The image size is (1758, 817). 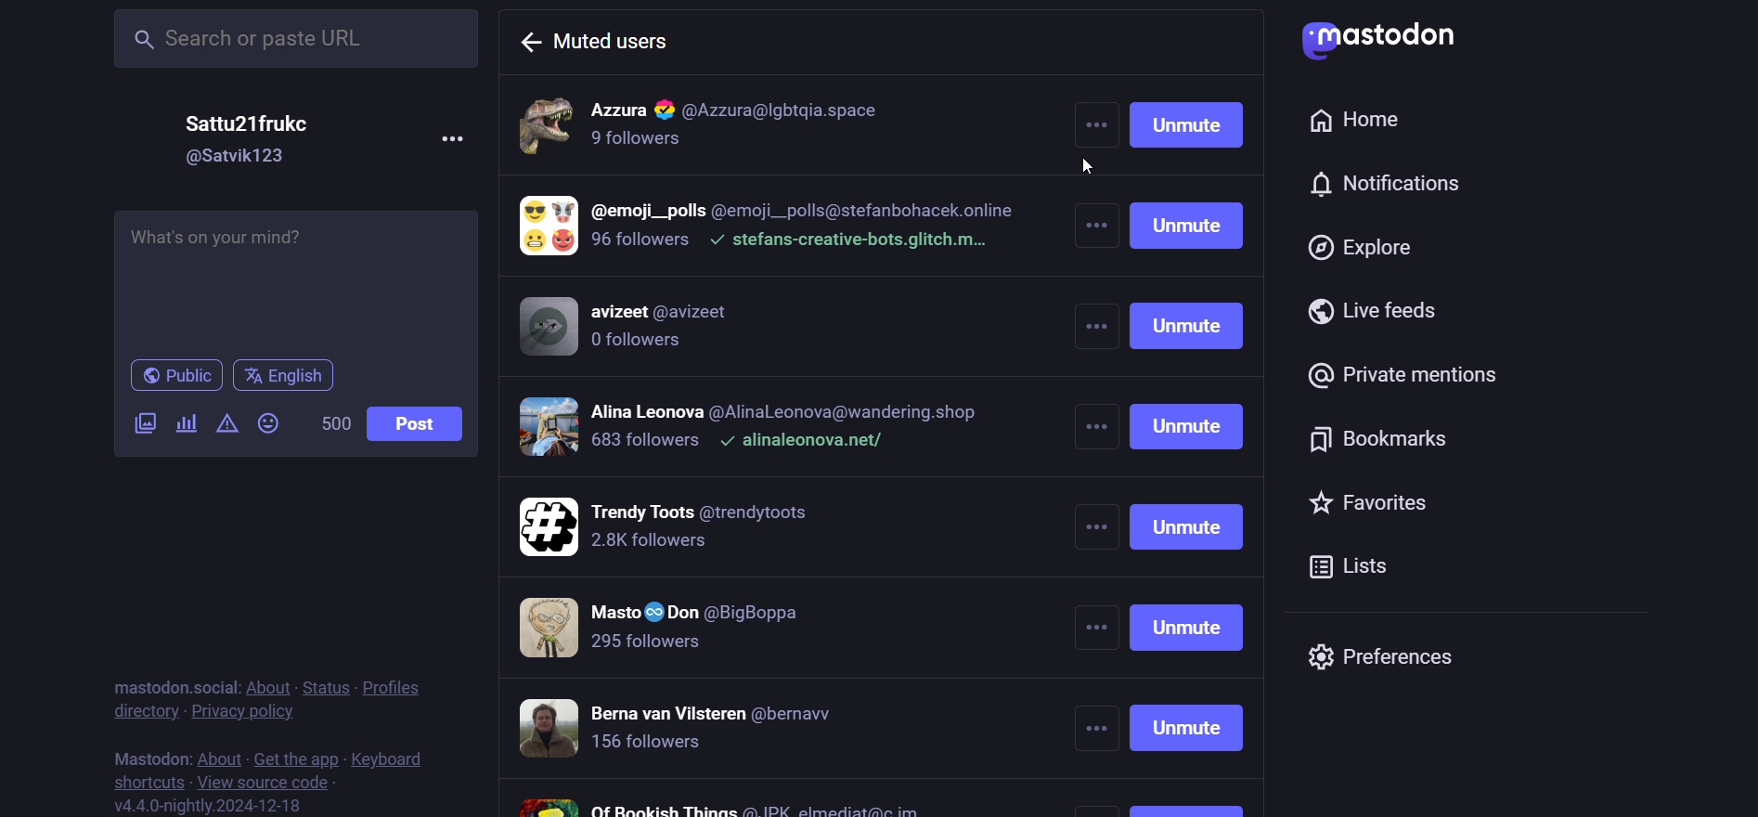 I want to click on about, so click(x=217, y=752).